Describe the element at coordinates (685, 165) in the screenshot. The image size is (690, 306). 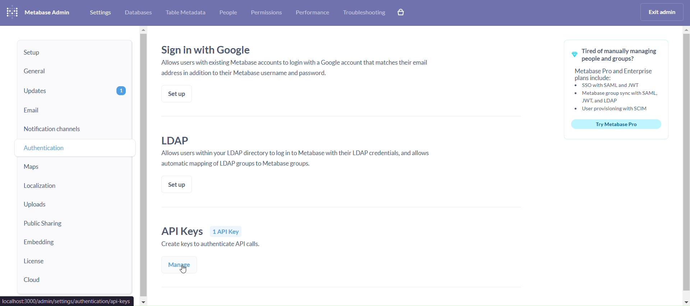
I see `vertical scroll bar` at that location.